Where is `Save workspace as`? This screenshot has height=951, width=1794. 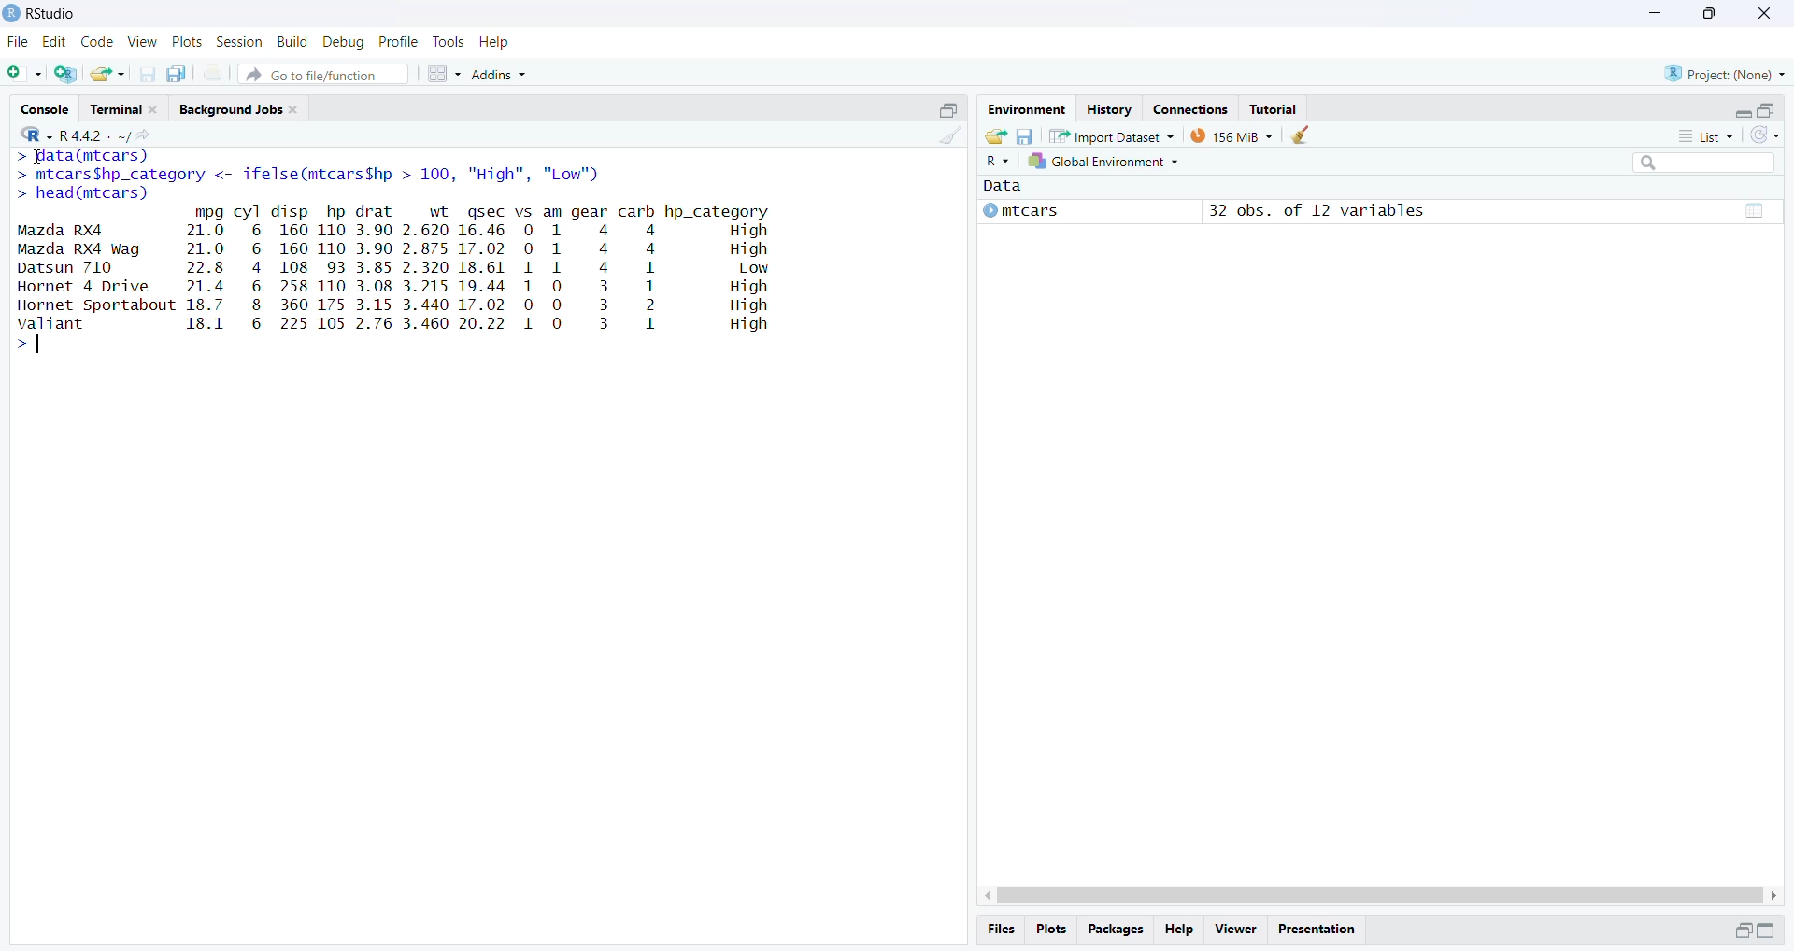
Save workspace as is located at coordinates (1025, 135).